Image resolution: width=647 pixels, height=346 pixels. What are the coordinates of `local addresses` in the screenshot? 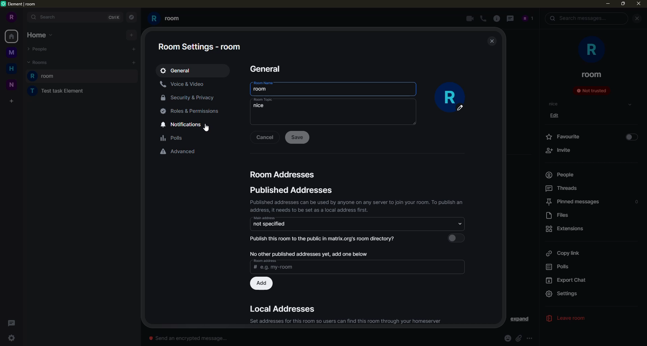 It's located at (284, 309).